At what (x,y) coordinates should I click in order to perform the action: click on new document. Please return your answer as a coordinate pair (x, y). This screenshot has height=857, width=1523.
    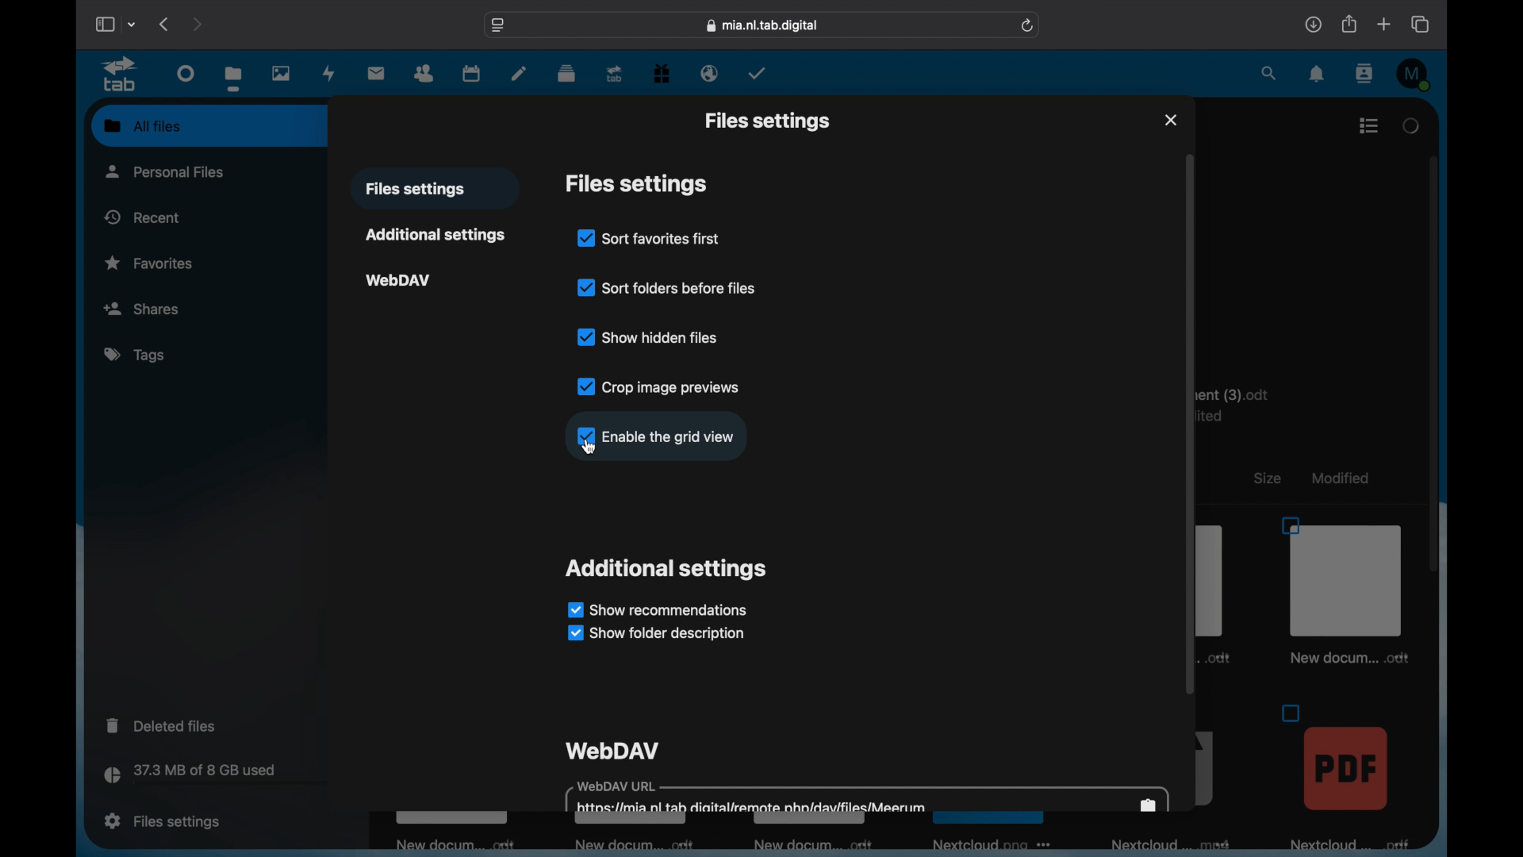
    Looking at the image, I should click on (1347, 592).